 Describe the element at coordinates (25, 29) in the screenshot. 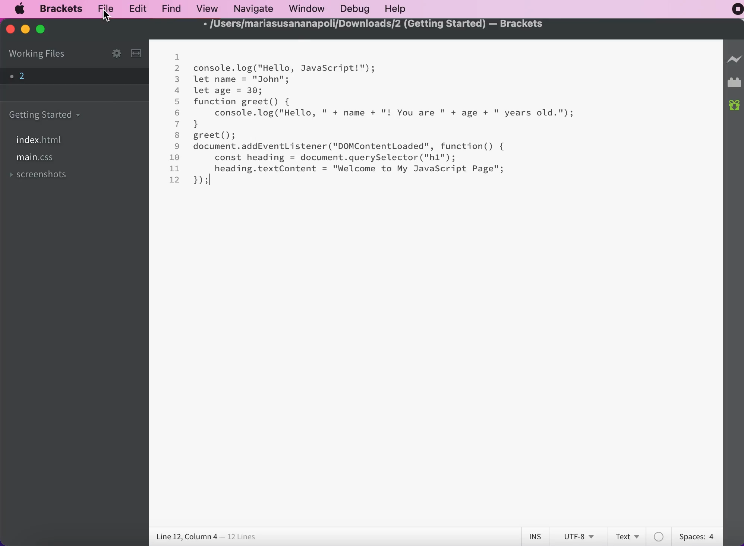

I see `minimize` at that location.